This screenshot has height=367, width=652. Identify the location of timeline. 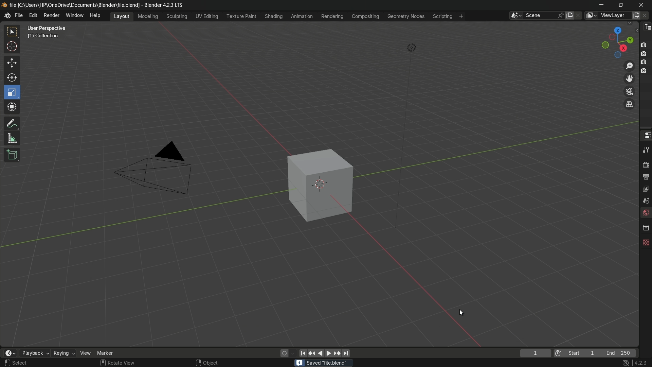
(10, 353).